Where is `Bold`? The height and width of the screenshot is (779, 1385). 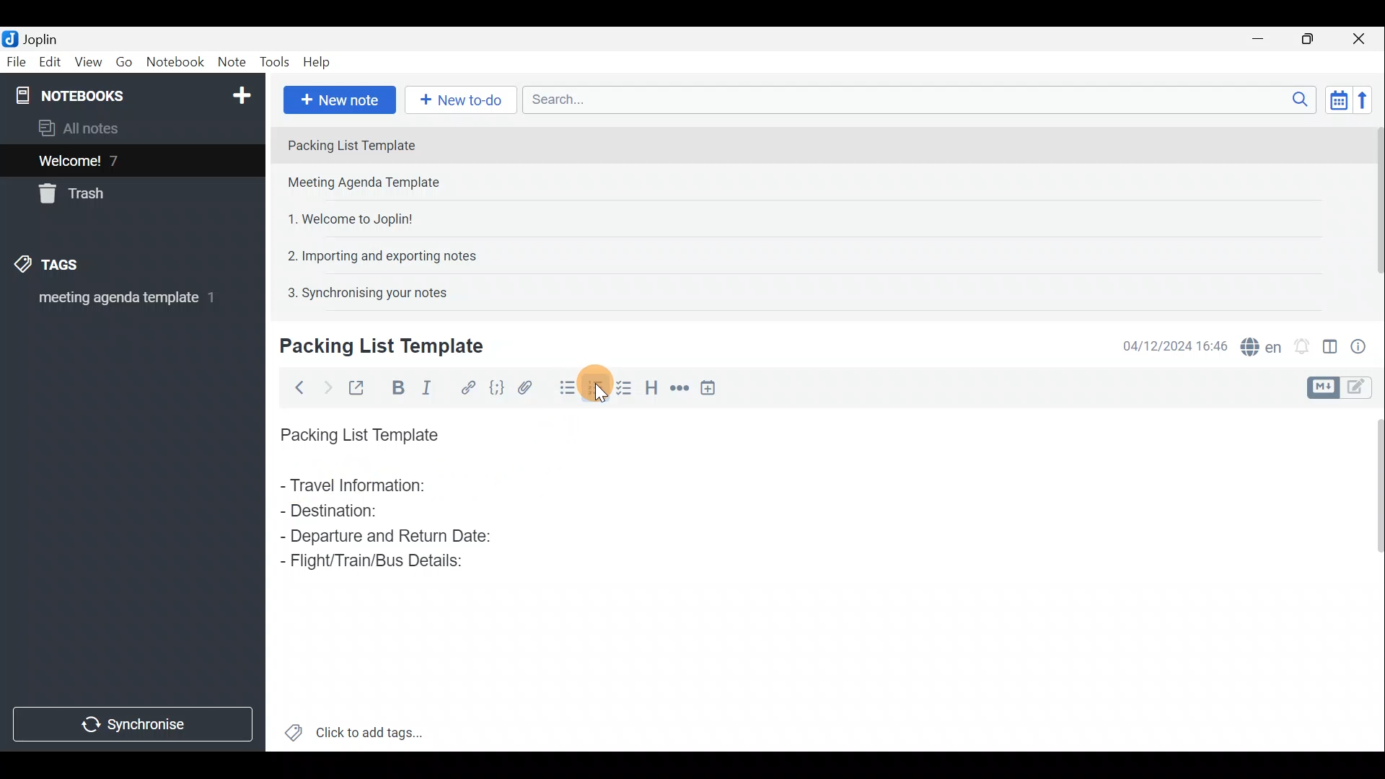
Bold is located at coordinates (396, 387).